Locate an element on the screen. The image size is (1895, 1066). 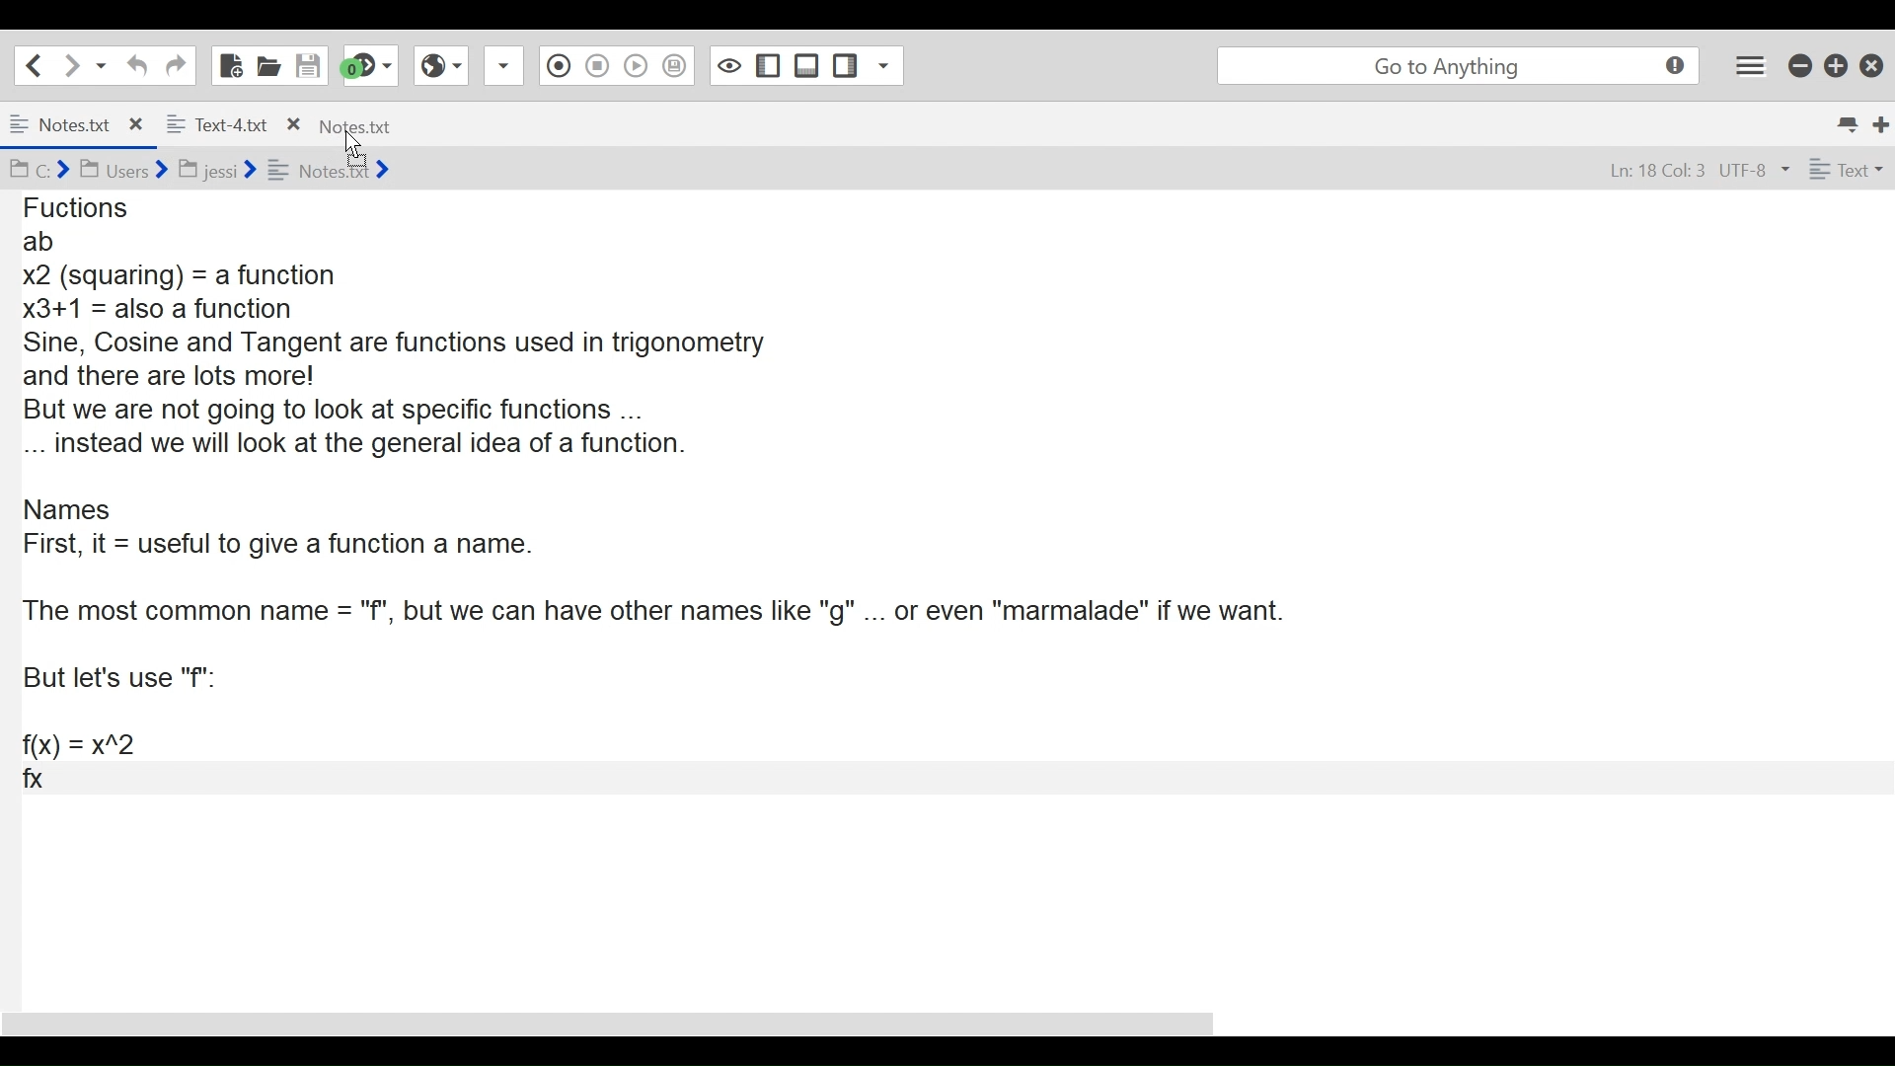
Restore is located at coordinates (1834, 65).